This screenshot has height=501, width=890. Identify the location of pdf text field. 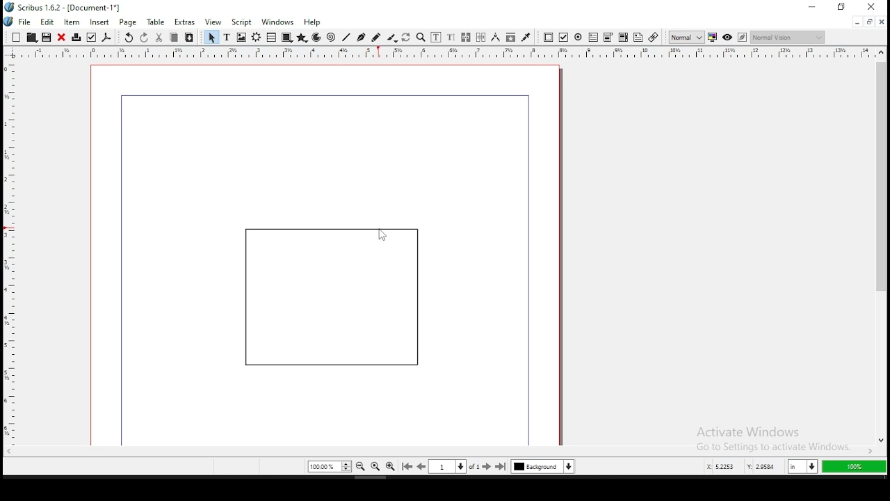
(594, 38).